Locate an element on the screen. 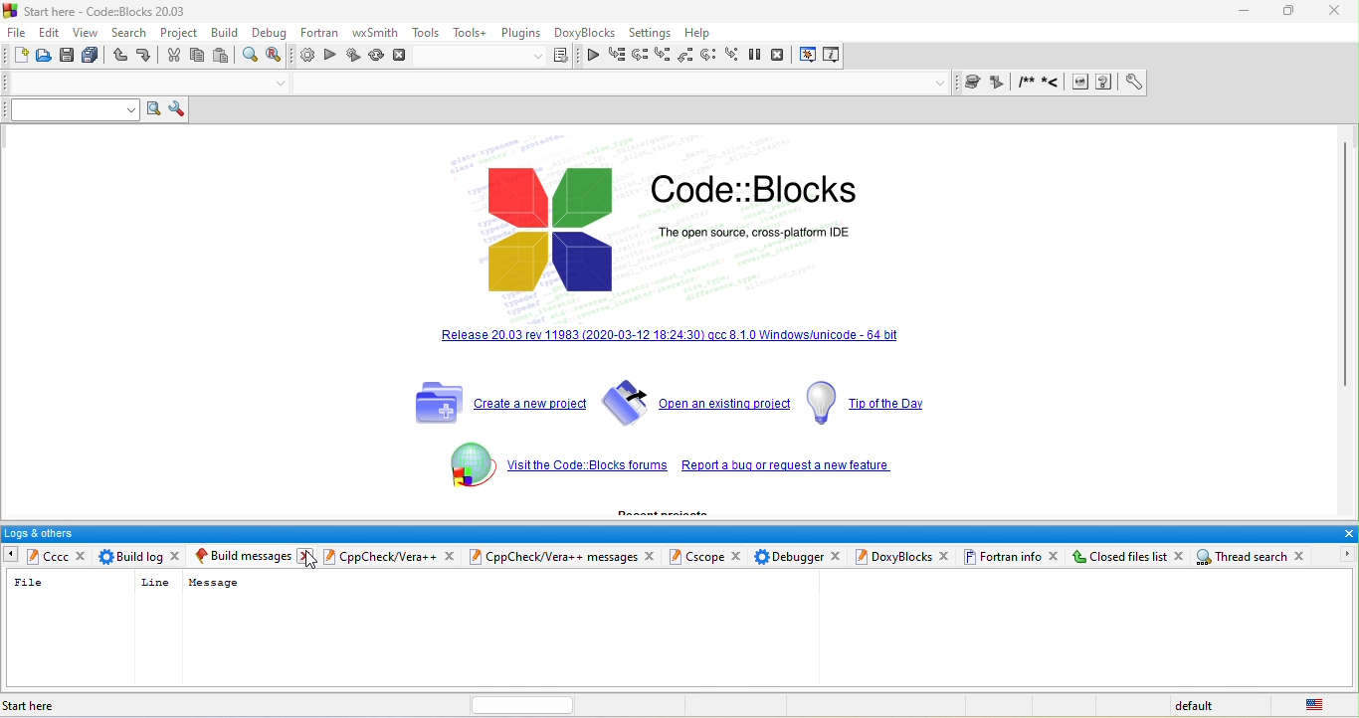 Image resolution: width=1359 pixels, height=718 pixels. cscope is located at coordinates (697, 557).